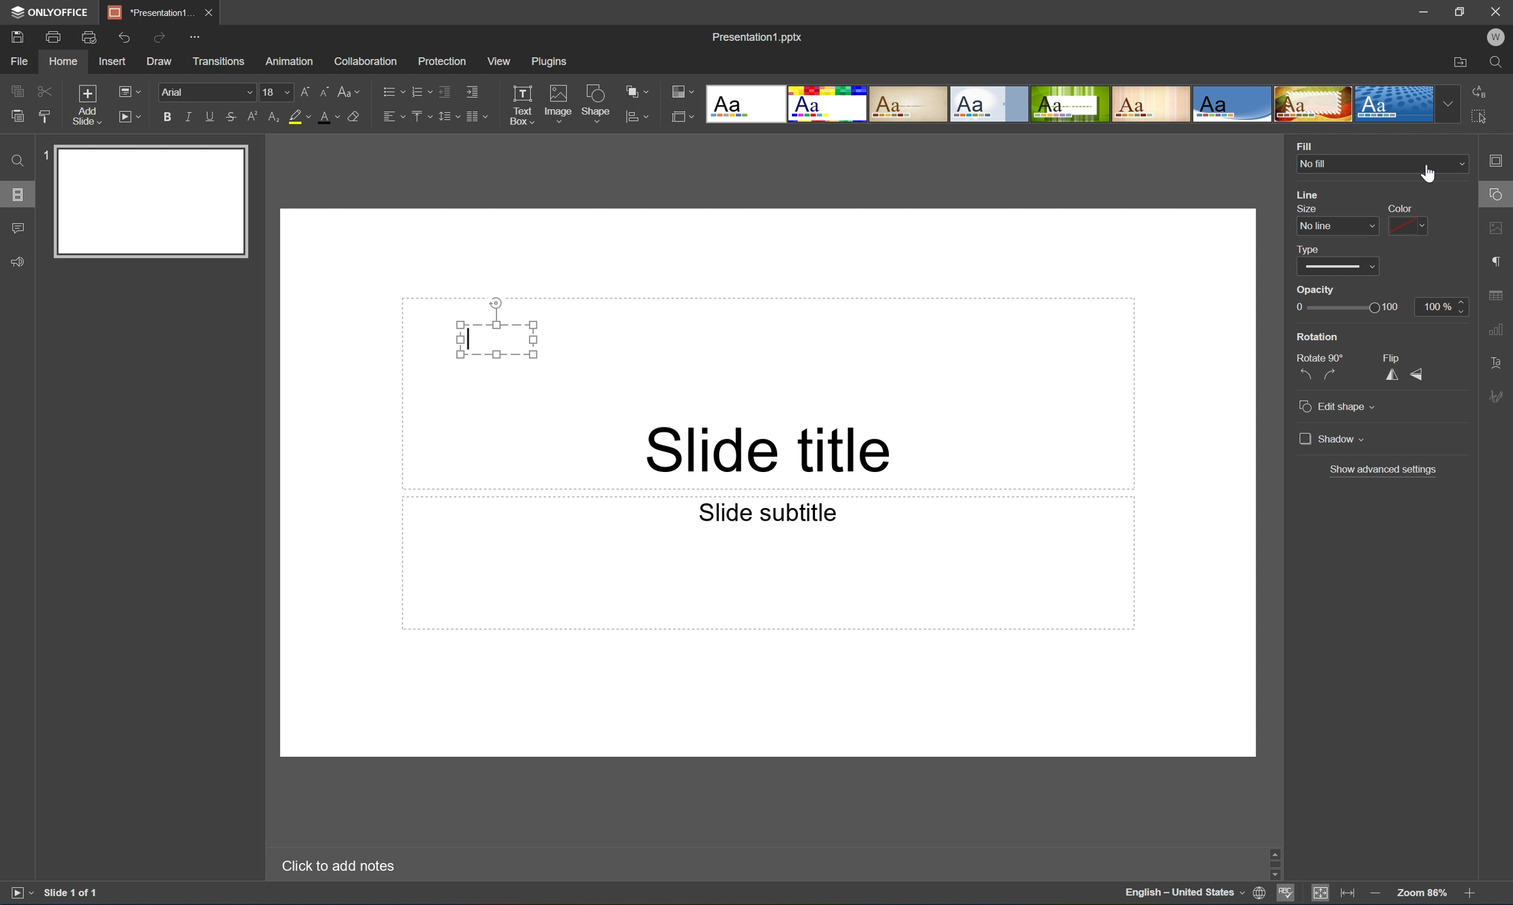 The image size is (1513, 905). I want to click on Home, so click(62, 62).